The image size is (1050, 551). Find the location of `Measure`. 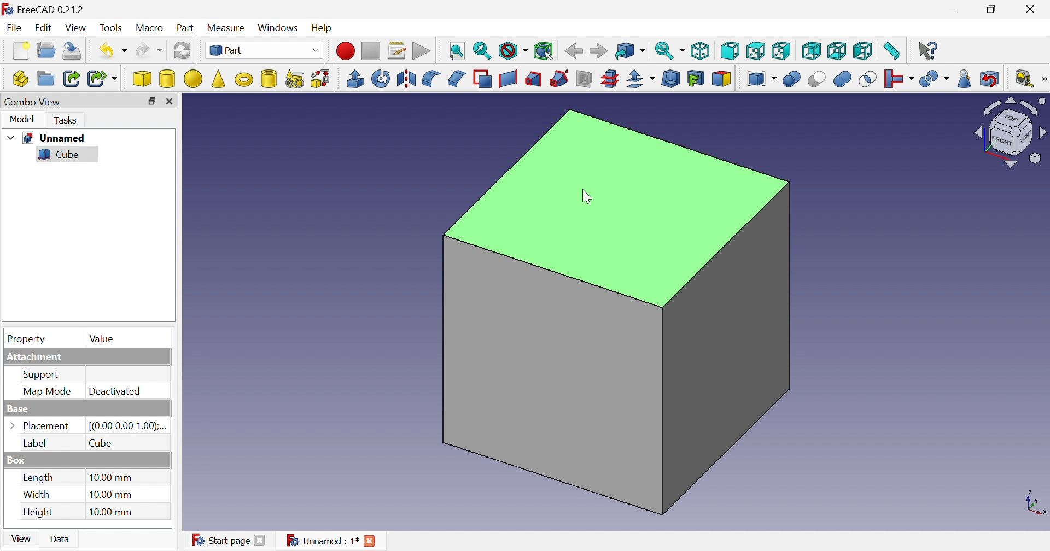

Measure is located at coordinates (229, 29).